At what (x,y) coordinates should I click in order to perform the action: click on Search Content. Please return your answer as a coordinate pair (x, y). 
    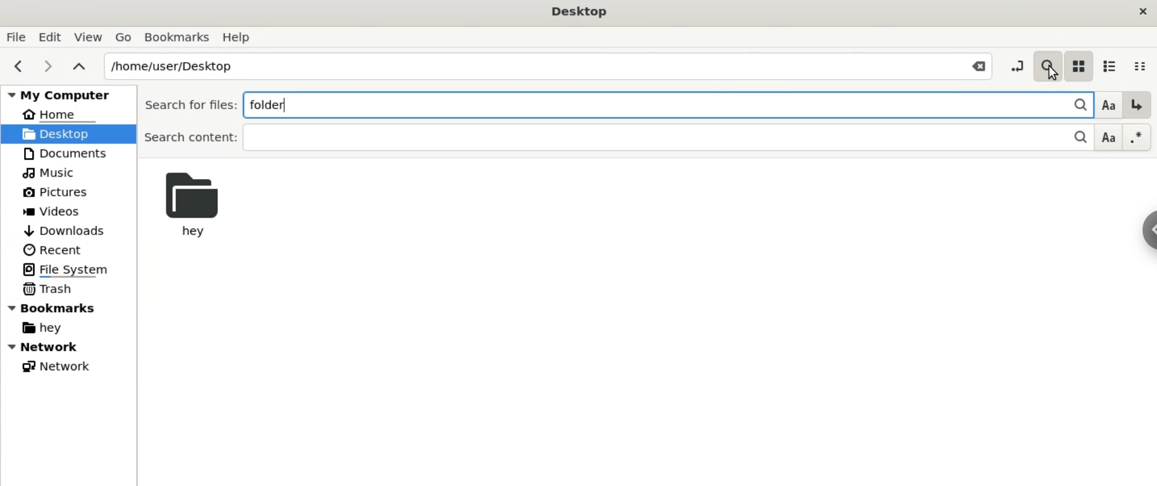
    Looking at the image, I should click on (595, 138).